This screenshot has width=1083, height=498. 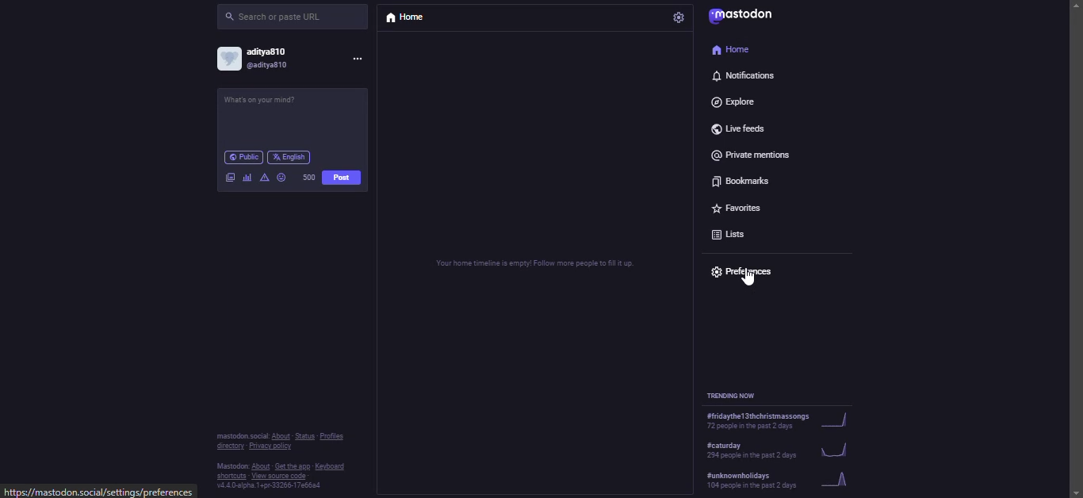 What do you see at coordinates (748, 270) in the screenshot?
I see `preferences` at bounding box center [748, 270].